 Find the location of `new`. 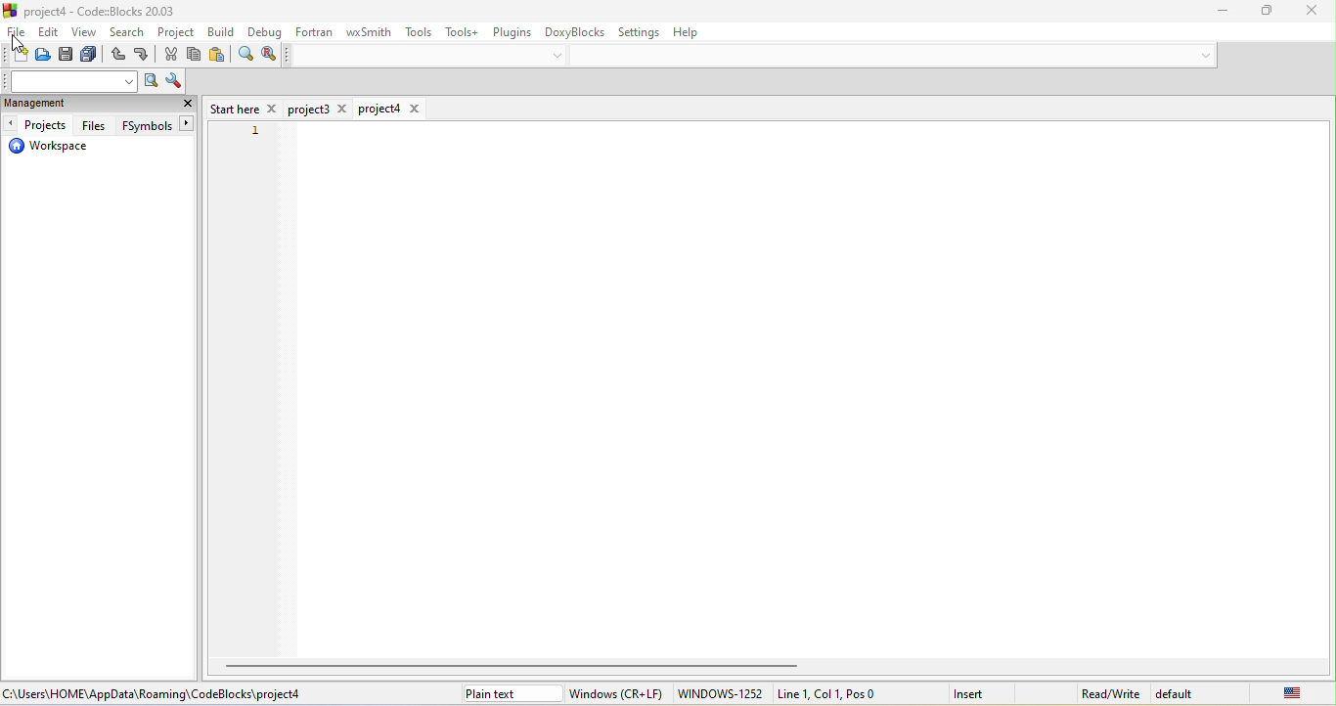

new is located at coordinates (17, 55).